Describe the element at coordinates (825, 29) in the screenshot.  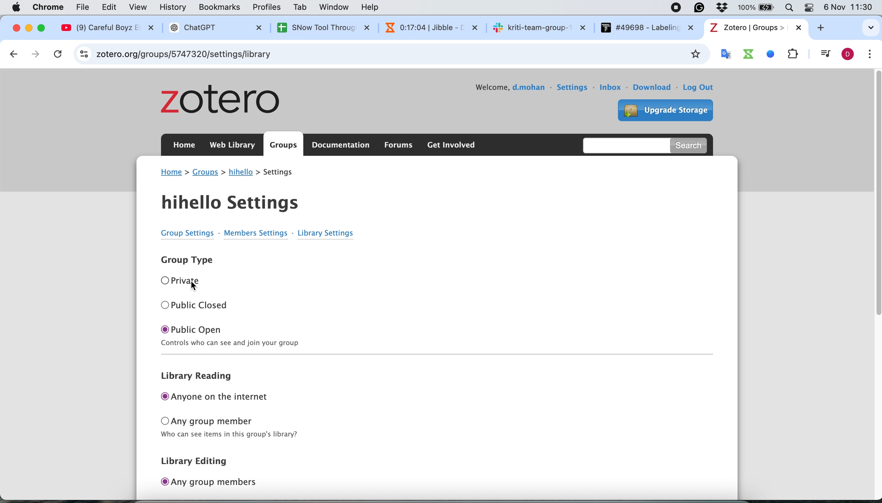
I see `add new tab` at that location.